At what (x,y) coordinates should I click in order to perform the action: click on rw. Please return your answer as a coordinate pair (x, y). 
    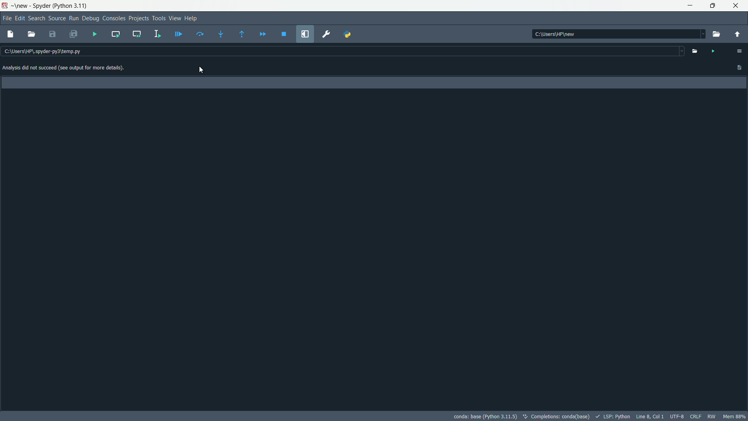
    Looking at the image, I should click on (713, 416).